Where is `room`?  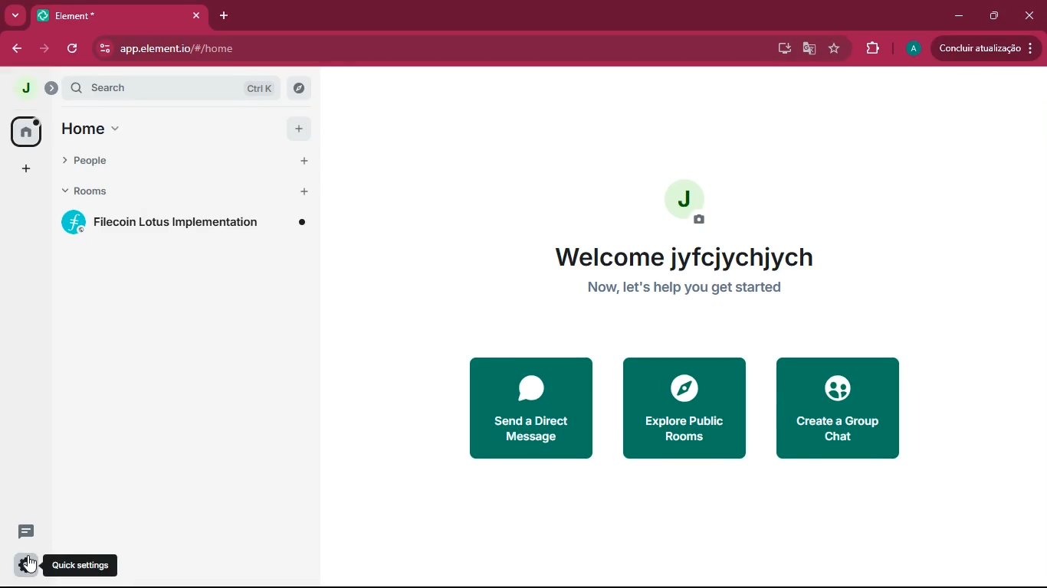 room is located at coordinates (183, 224).